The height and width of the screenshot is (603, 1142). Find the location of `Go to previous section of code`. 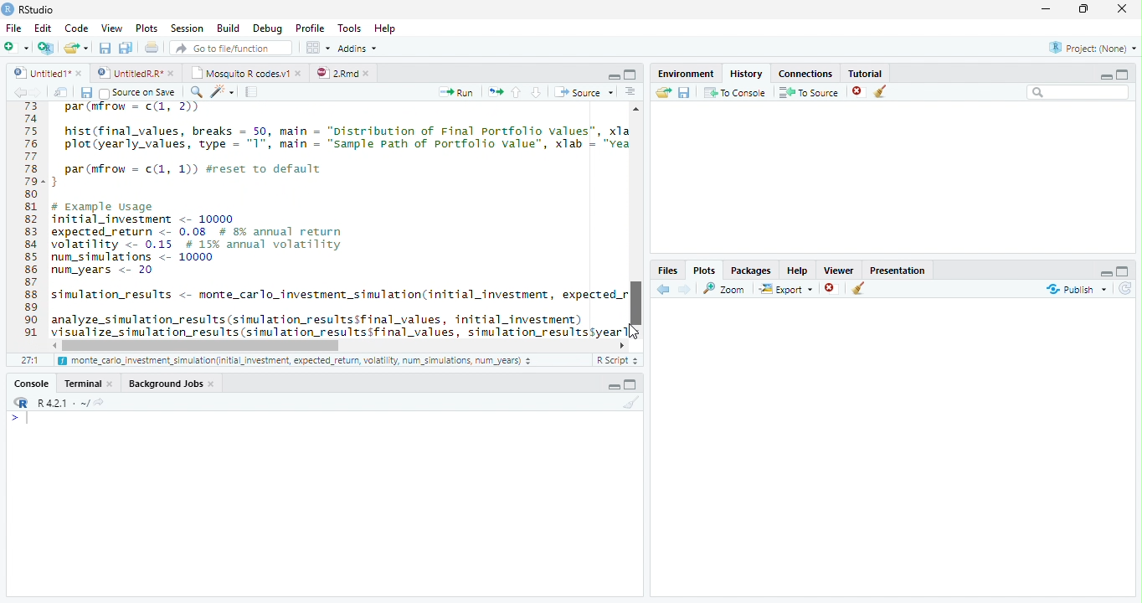

Go to previous section of code is located at coordinates (517, 94).